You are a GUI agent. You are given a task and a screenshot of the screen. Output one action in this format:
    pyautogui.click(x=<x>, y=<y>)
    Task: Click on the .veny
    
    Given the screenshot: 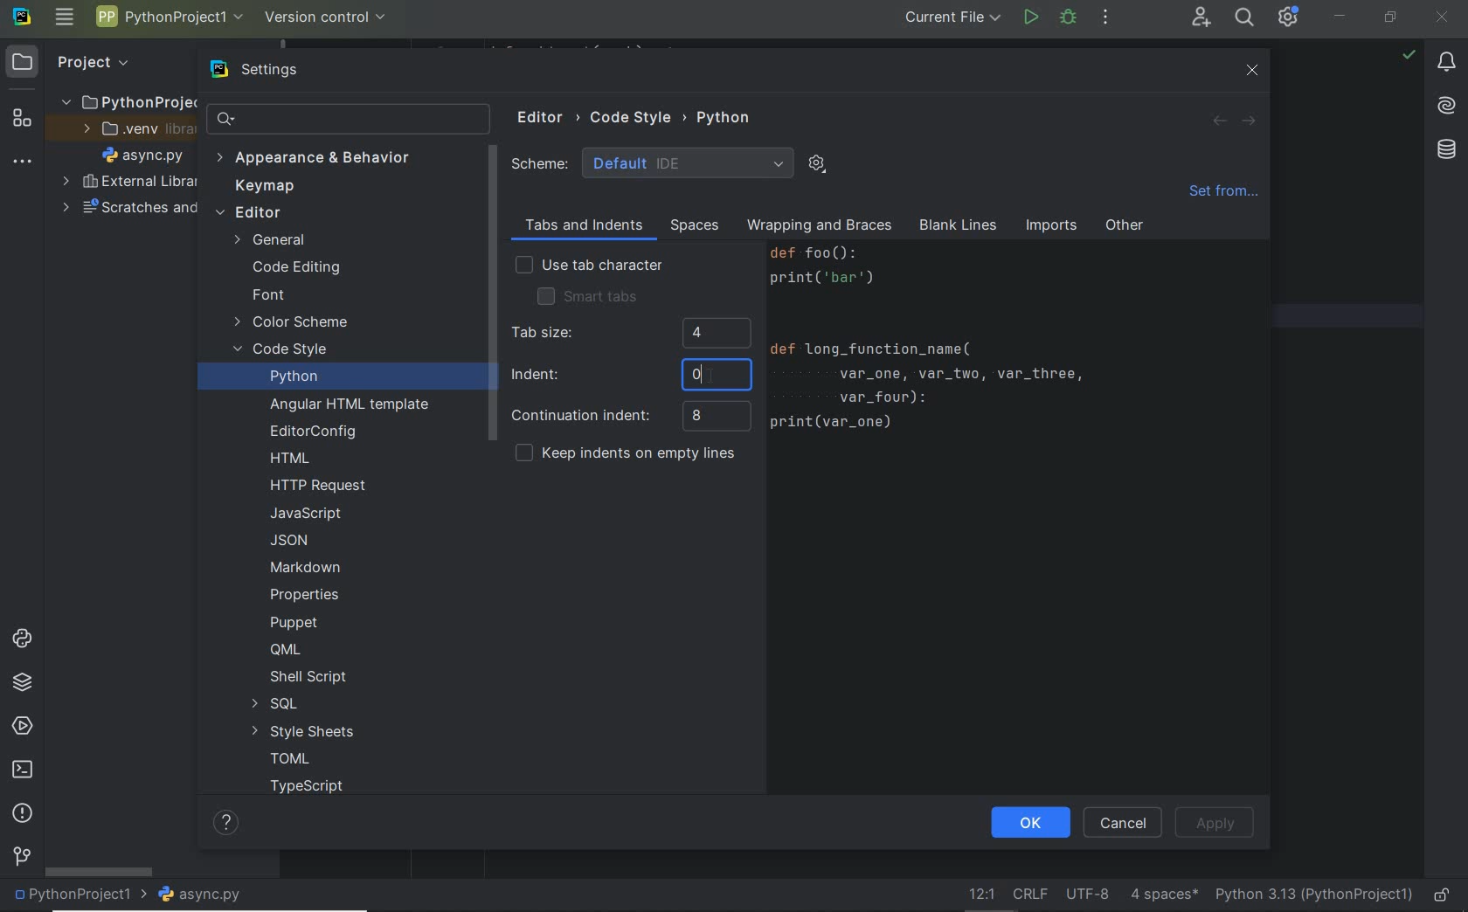 What is the action you would take?
    pyautogui.click(x=132, y=129)
    